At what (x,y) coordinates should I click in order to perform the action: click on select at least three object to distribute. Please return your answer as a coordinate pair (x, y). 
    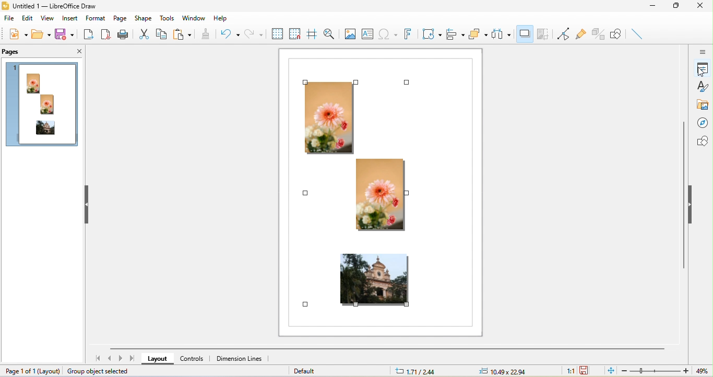
    Looking at the image, I should click on (503, 34).